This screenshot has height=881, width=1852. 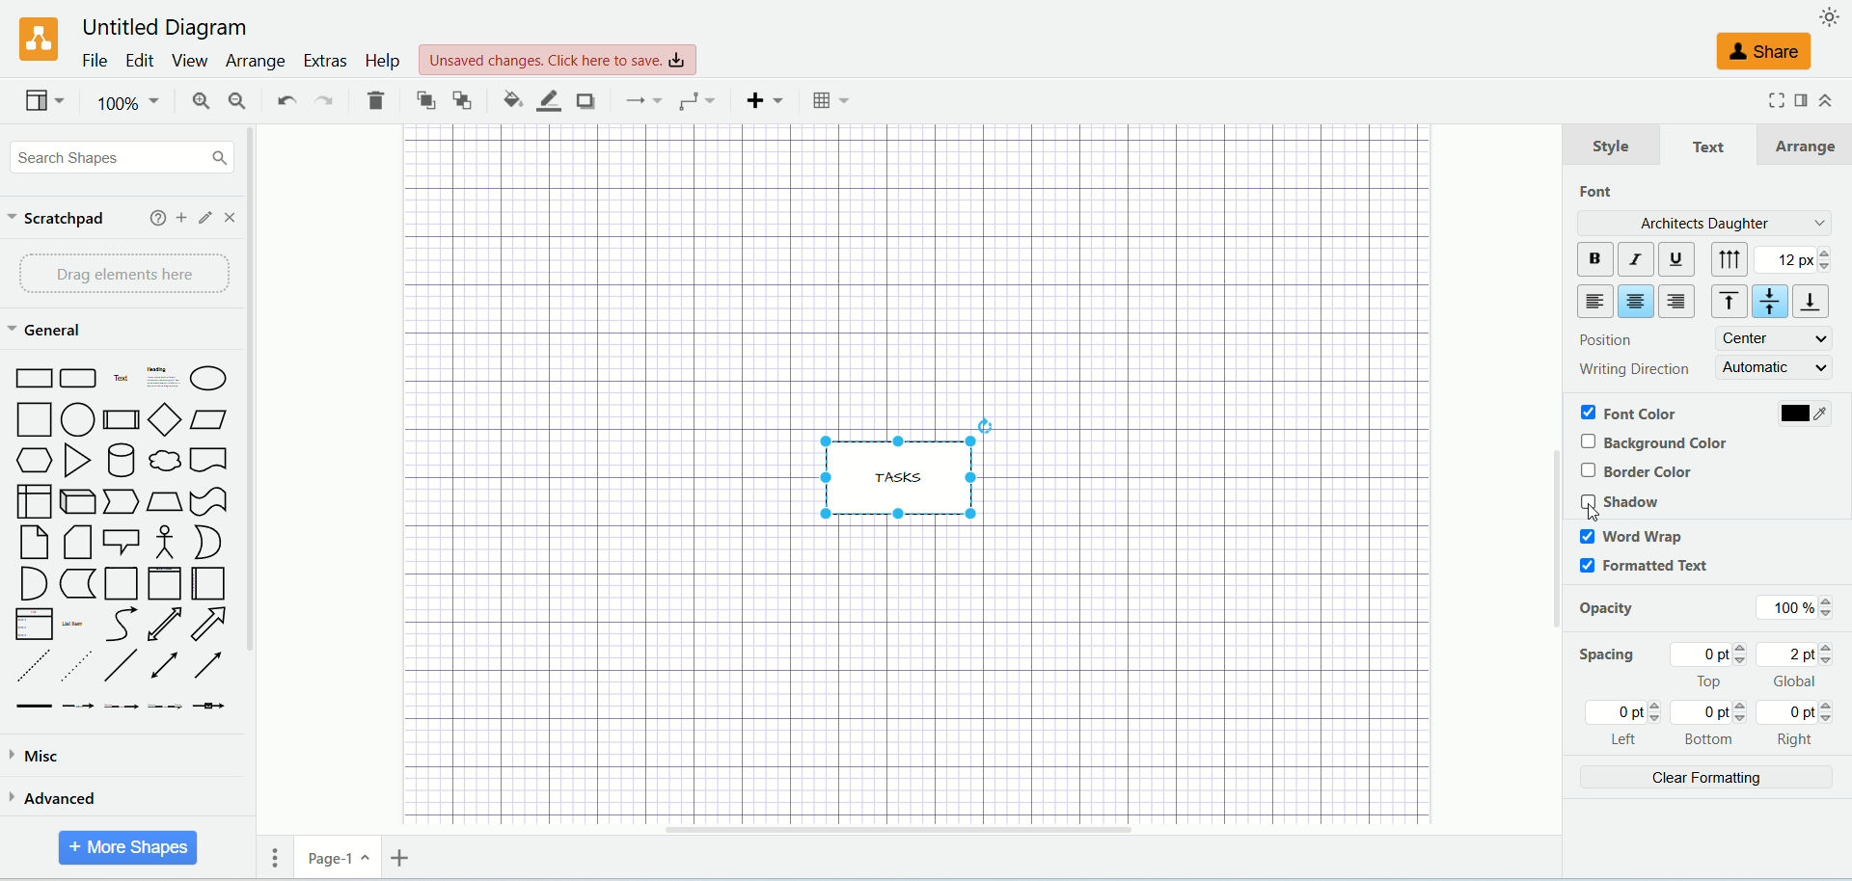 What do you see at coordinates (80, 376) in the screenshot?
I see `Rounded Rectangle` at bounding box center [80, 376].